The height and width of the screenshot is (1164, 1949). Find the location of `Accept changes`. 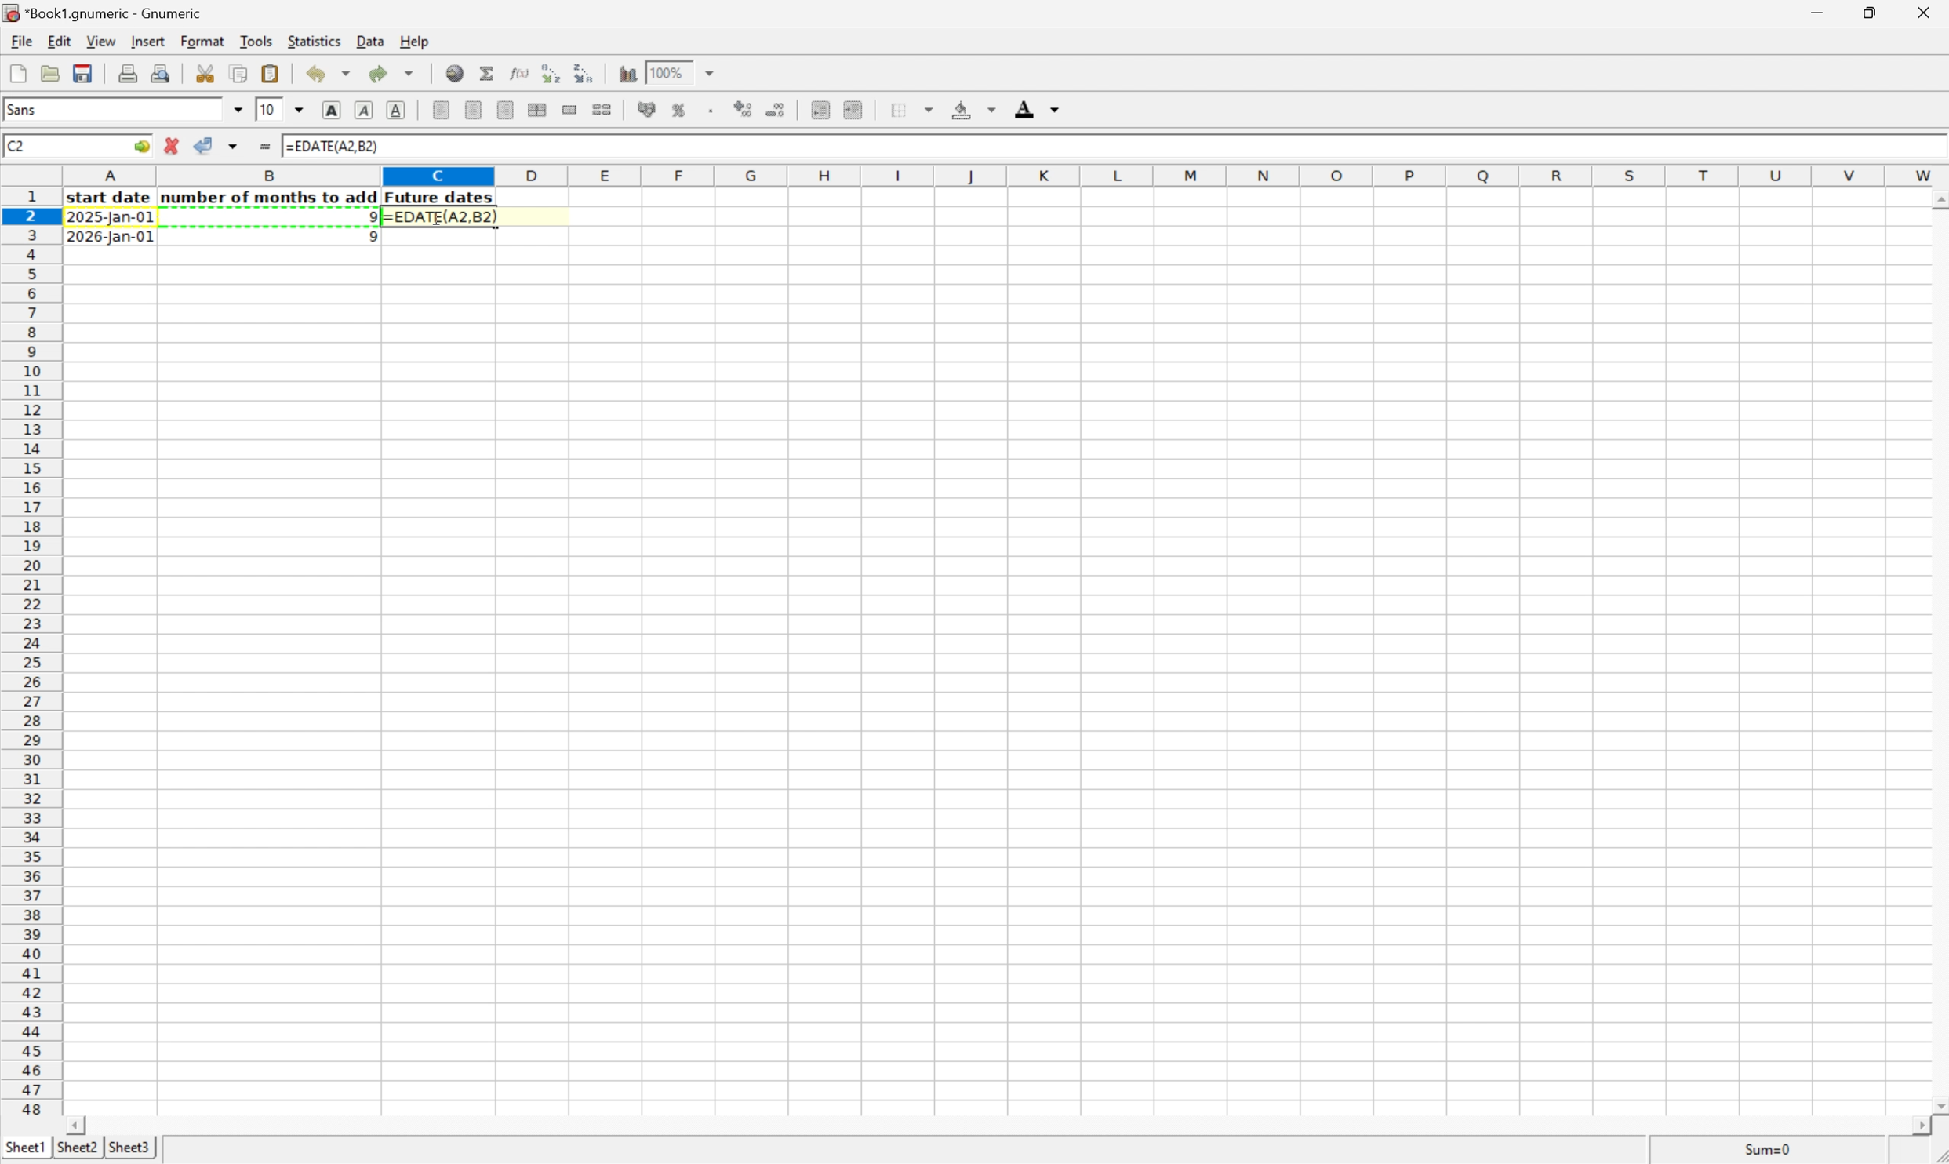

Accept changes is located at coordinates (205, 146).